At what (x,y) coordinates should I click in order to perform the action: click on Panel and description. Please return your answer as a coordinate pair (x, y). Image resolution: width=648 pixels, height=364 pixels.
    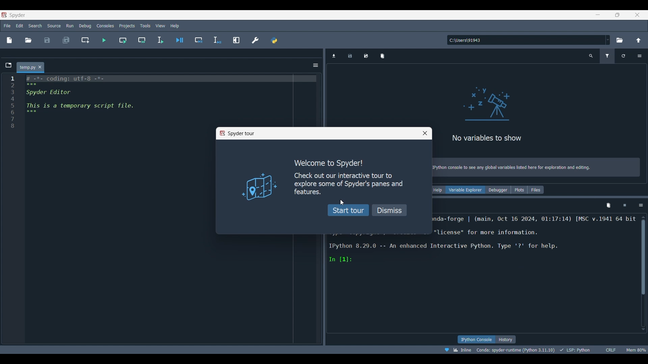
    Looking at the image, I should click on (532, 223).